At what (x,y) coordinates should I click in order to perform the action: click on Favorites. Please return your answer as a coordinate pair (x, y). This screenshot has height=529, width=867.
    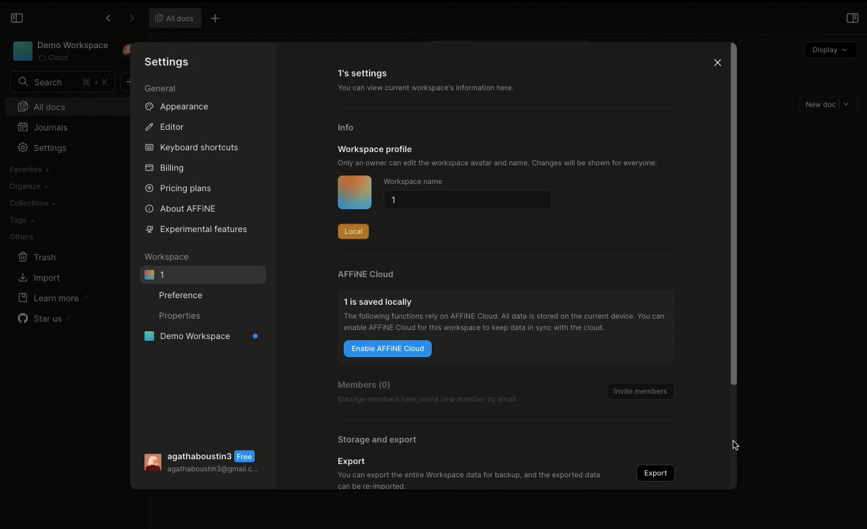
    Looking at the image, I should click on (28, 170).